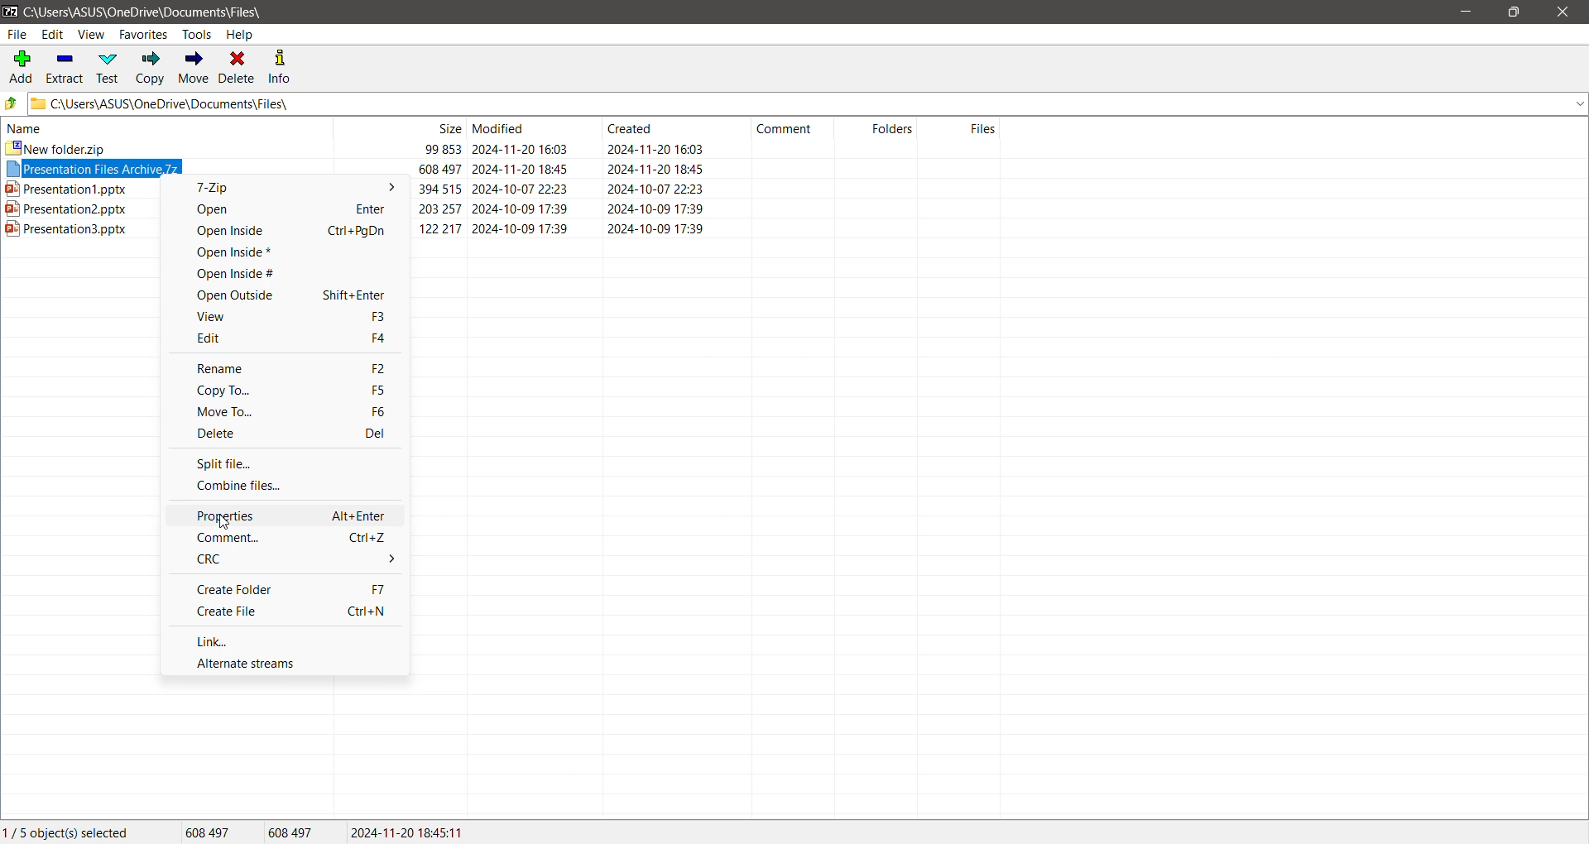 This screenshot has height=844, width=1589. I want to click on Extract, so click(65, 67).